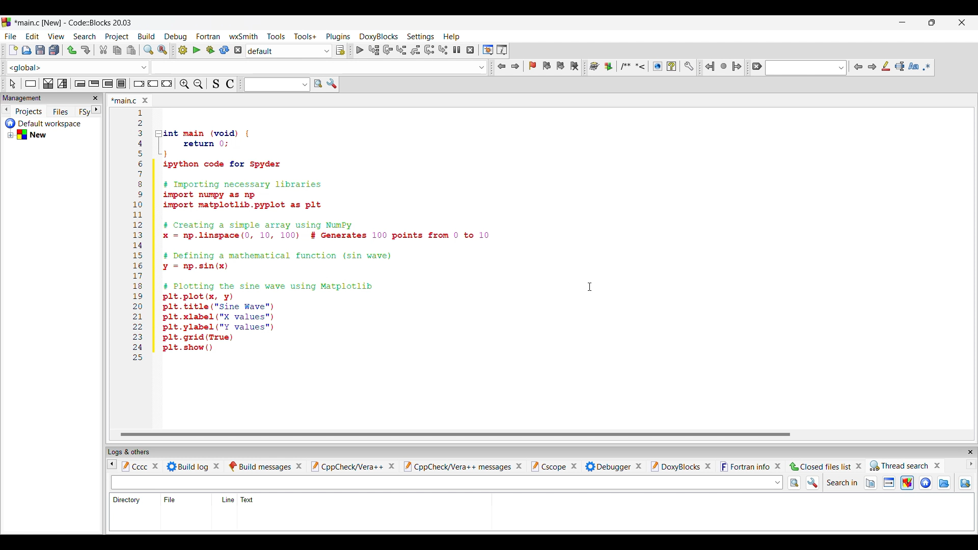 The width and height of the screenshot is (978, 550). What do you see at coordinates (40, 98) in the screenshot?
I see `Close` at bounding box center [40, 98].